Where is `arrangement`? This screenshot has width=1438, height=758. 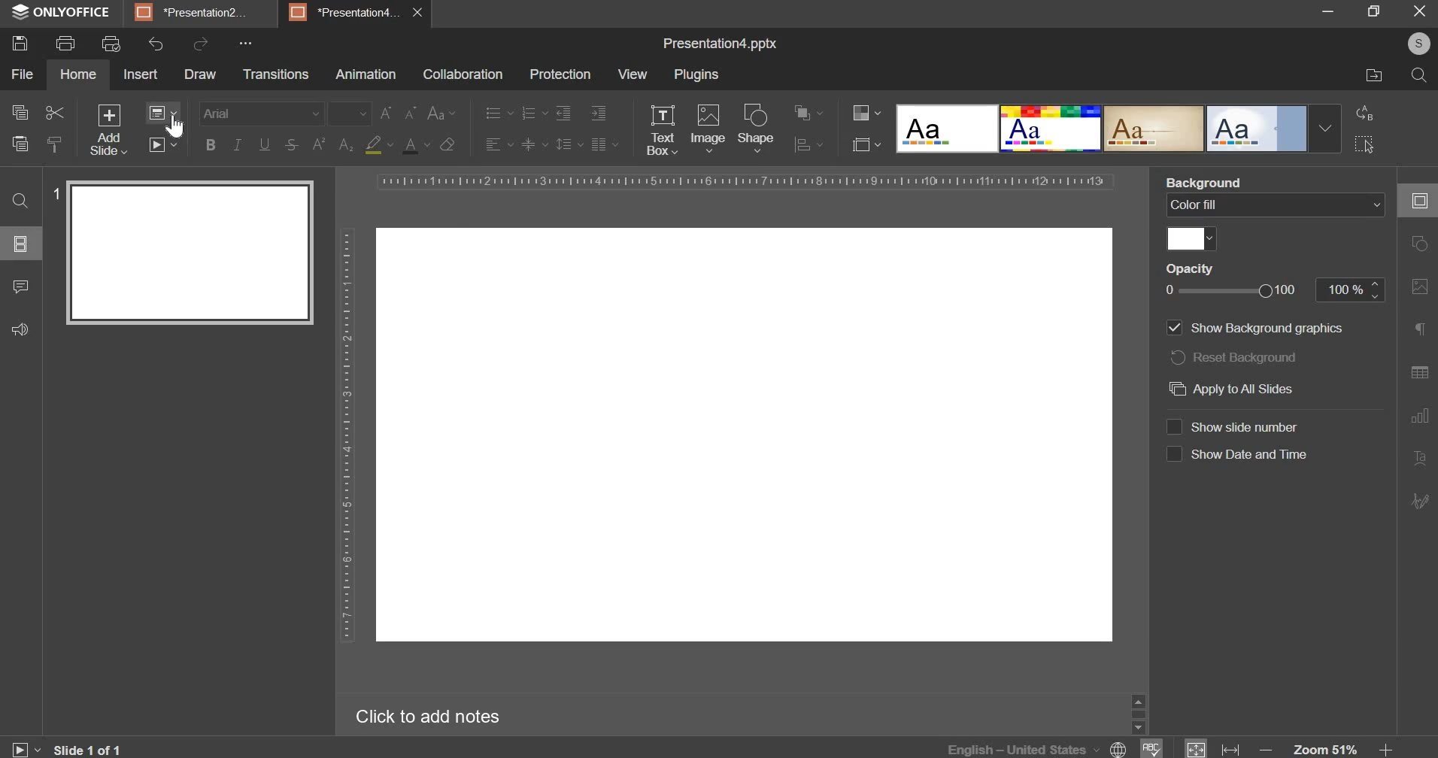
arrangement is located at coordinates (803, 111).